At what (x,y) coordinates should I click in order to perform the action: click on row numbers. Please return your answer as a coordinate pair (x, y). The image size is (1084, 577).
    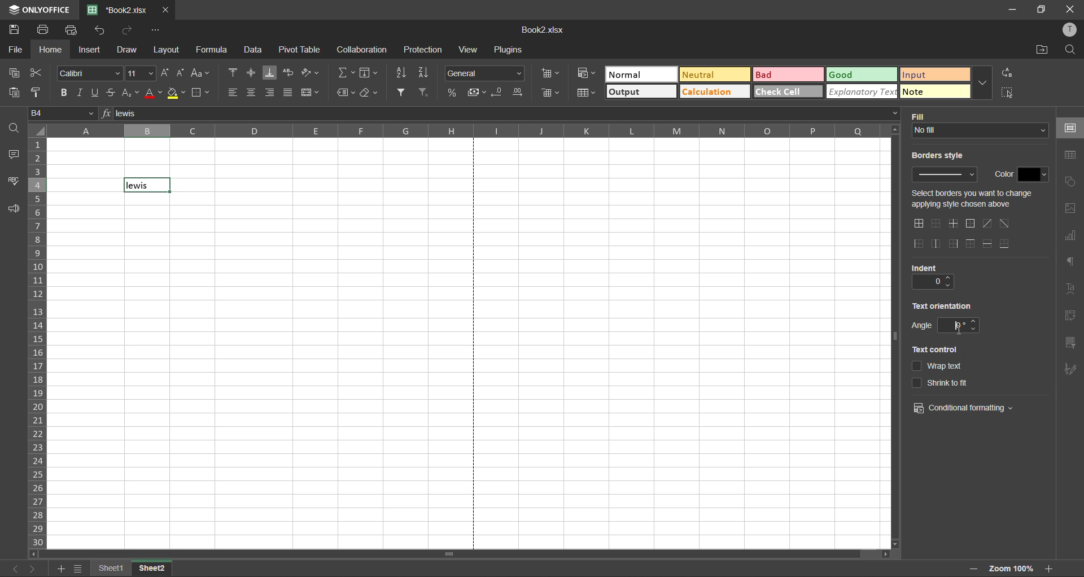
    Looking at the image, I should click on (37, 343).